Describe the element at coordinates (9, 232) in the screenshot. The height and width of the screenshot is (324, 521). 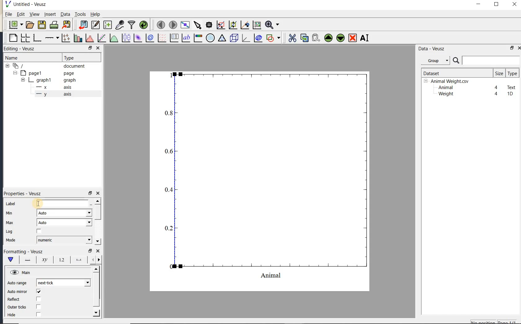
I see `Log` at that location.